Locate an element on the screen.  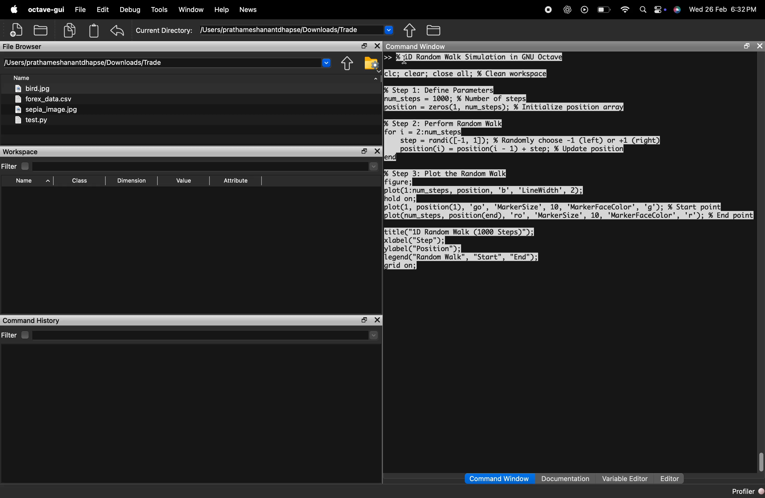
wifi is located at coordinates (625, 10).